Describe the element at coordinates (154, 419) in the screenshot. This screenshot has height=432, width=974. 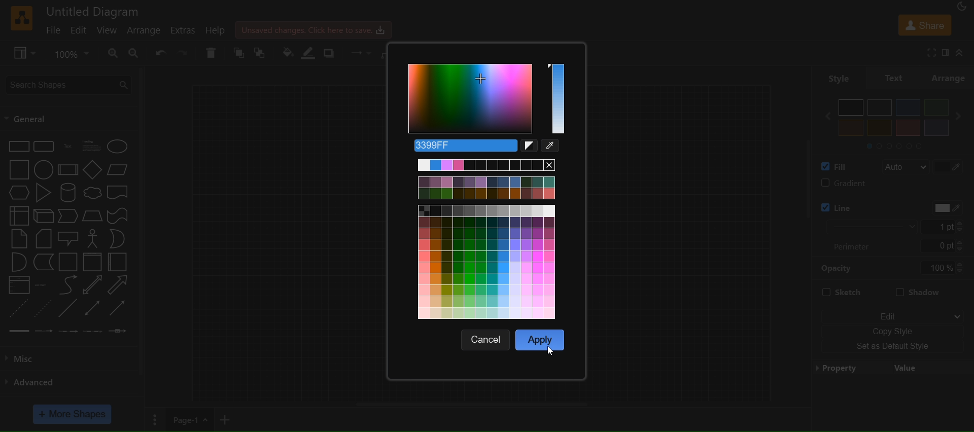
I see `More options` at that location.